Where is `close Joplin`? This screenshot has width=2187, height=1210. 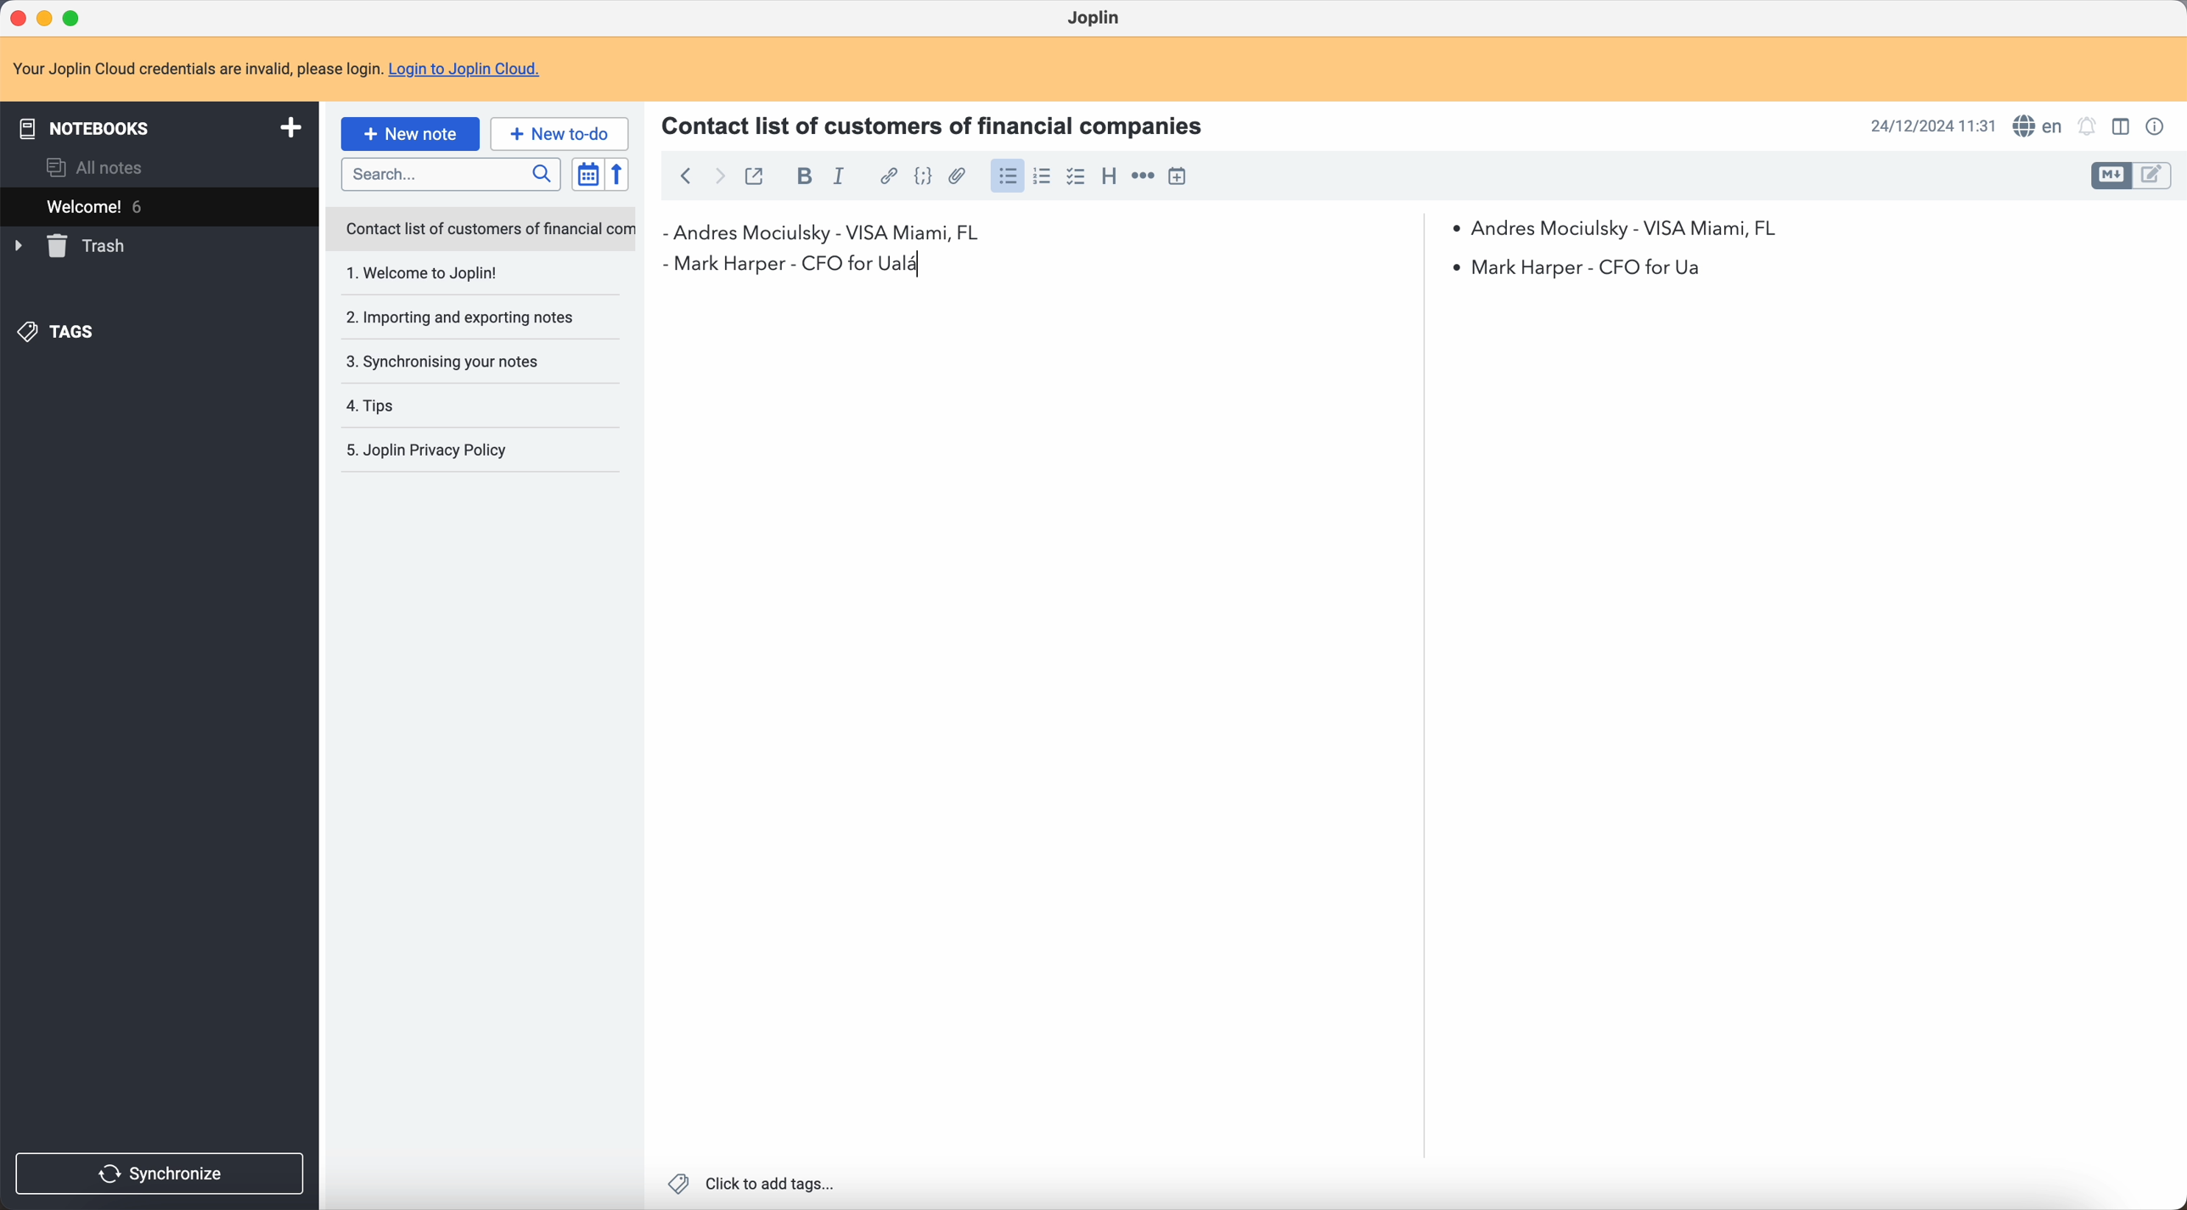
close Joplin is located at coordinates (16, 16).